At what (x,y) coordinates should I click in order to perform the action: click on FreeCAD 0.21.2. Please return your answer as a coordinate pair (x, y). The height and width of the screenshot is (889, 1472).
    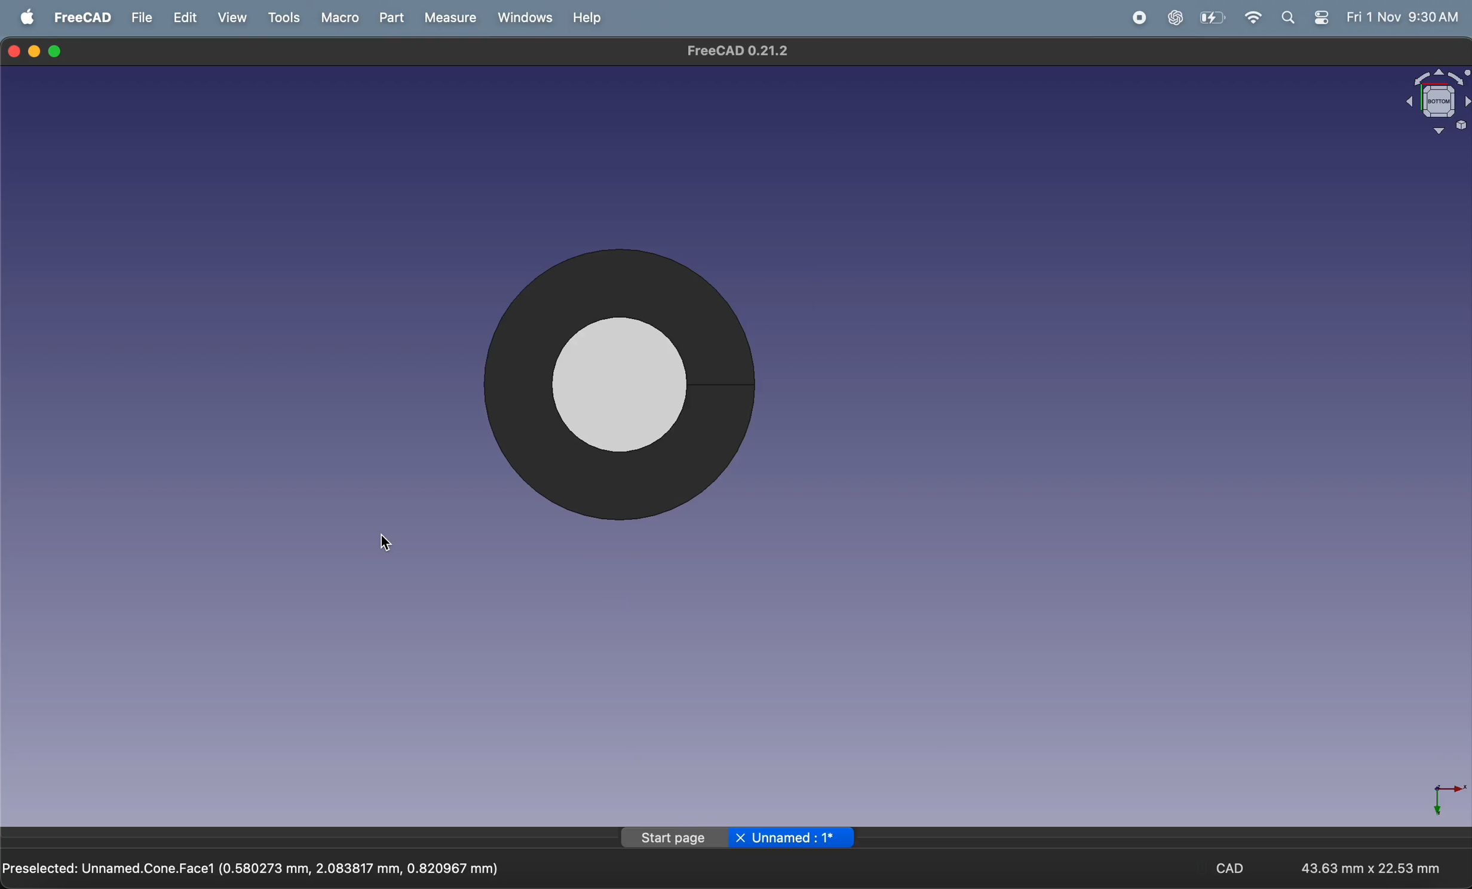
    Looking at the image, I should click on (734, 51).